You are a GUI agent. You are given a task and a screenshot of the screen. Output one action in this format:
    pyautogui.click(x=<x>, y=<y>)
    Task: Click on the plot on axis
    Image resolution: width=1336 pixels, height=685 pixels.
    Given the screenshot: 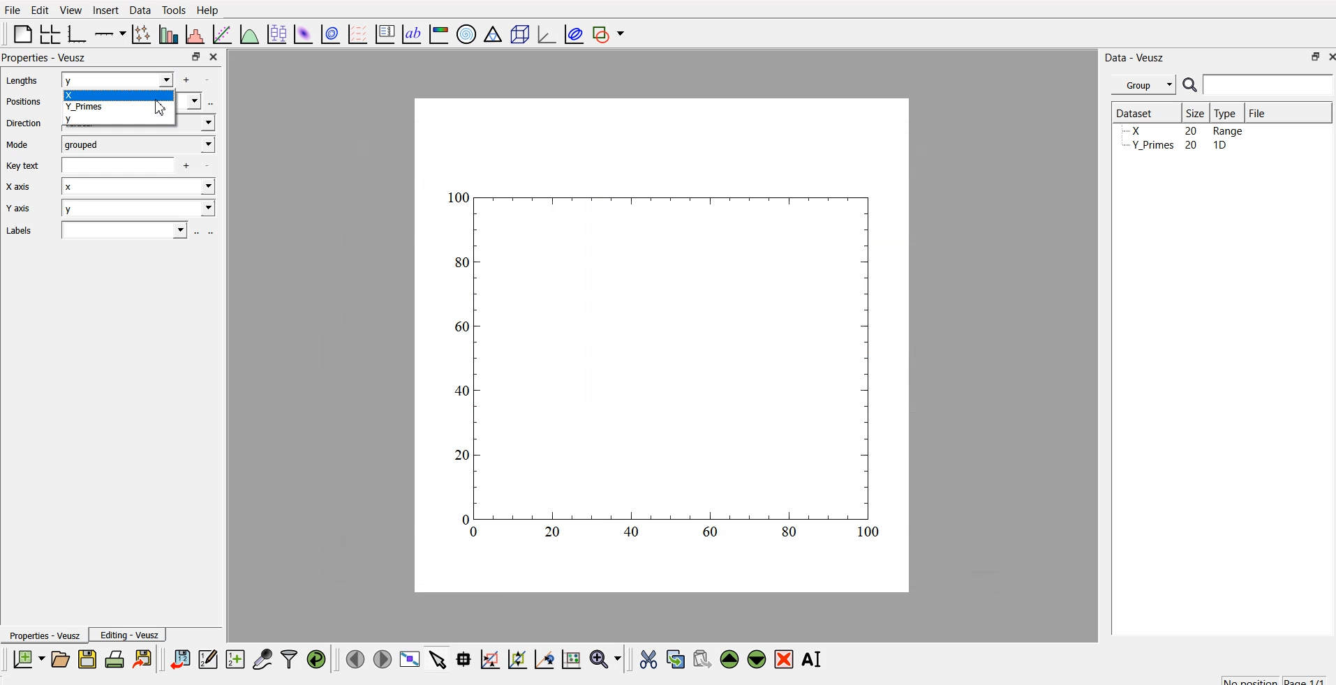 What is the action you would take?
    pyautogui.click(x=108, y=32)
    